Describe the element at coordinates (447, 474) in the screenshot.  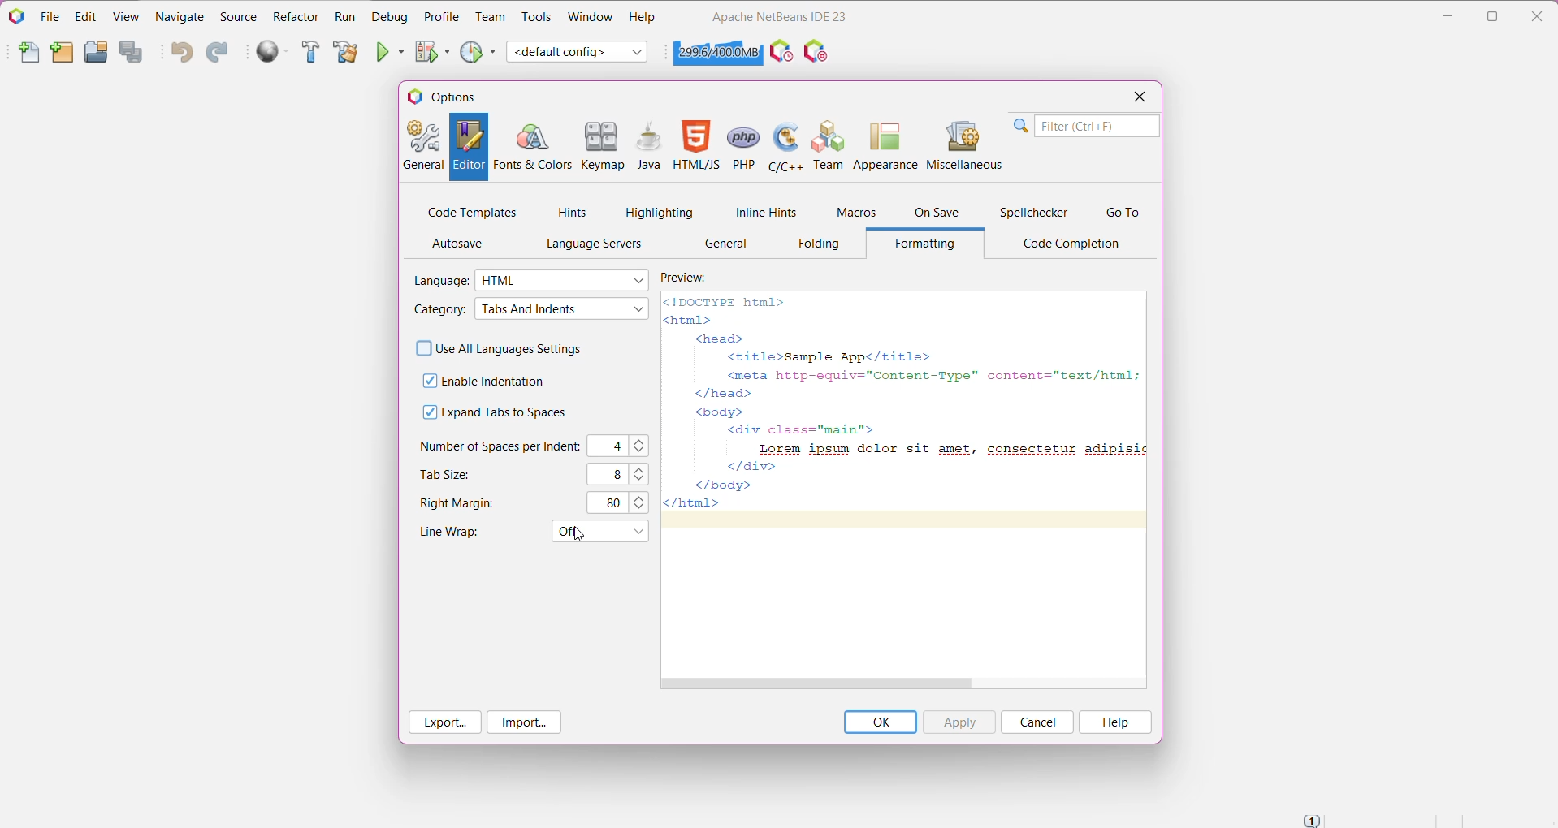
I see `Tab Size` at that location.